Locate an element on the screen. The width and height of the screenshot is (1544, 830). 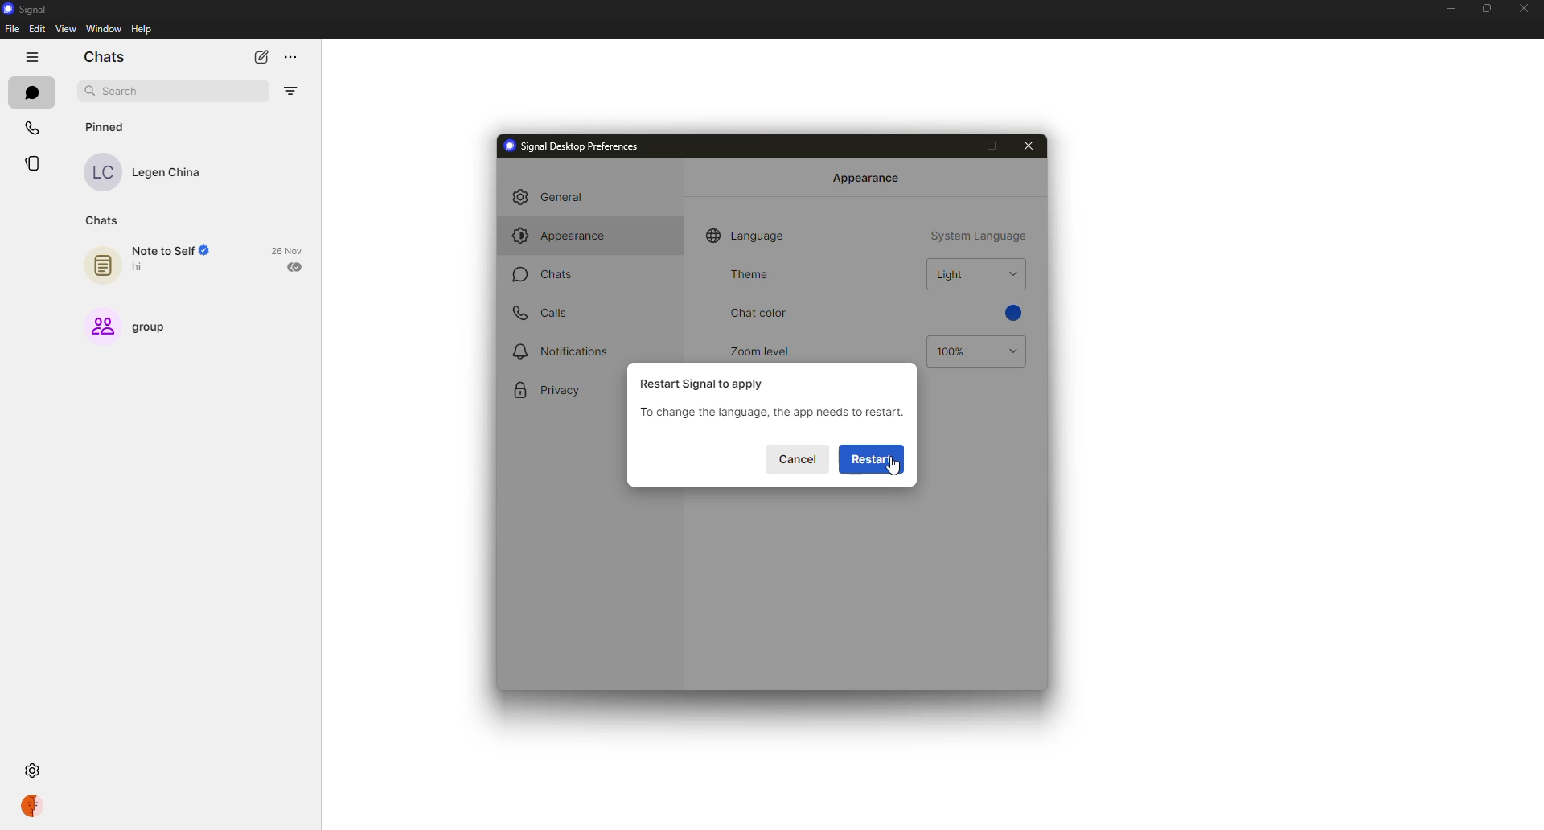
profile is located at coordinates (35, 805).